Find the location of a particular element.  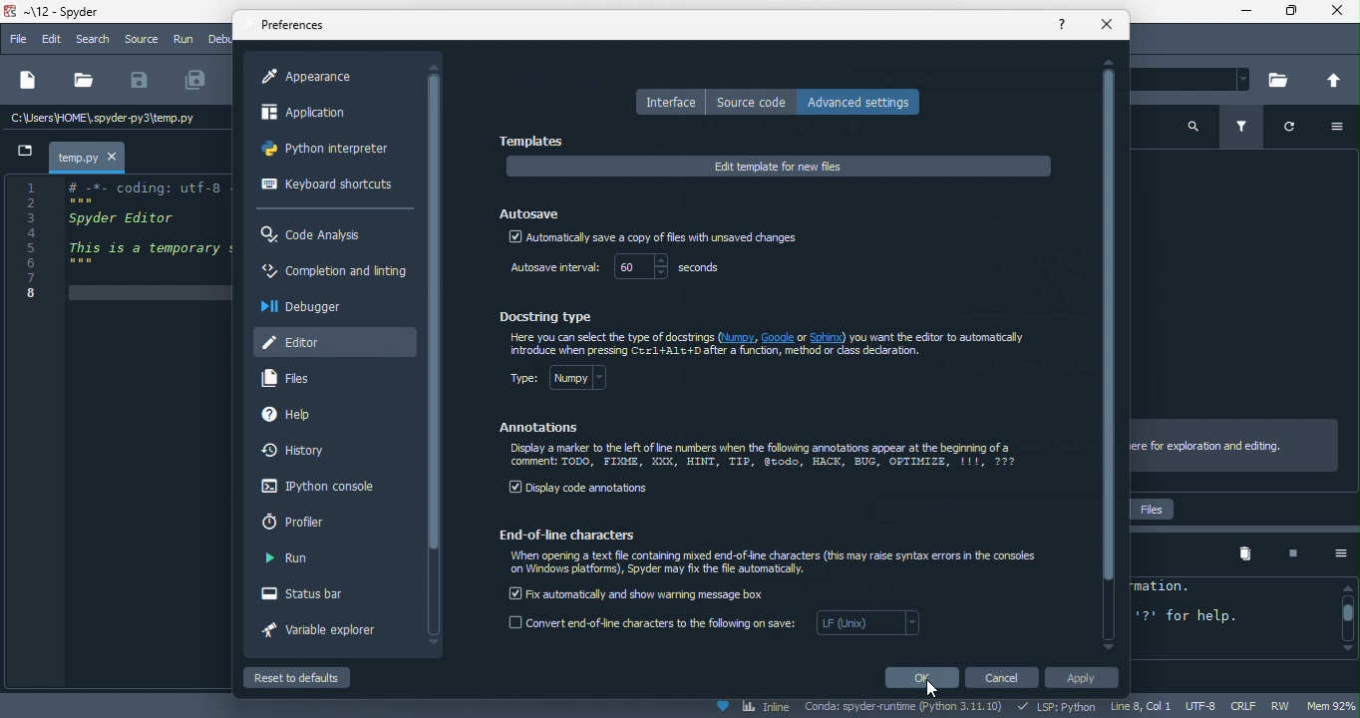

debug is located at coordinates (219, 38).